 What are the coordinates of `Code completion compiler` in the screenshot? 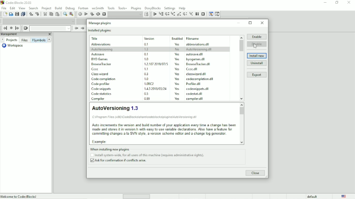 It's located at (39, 21).